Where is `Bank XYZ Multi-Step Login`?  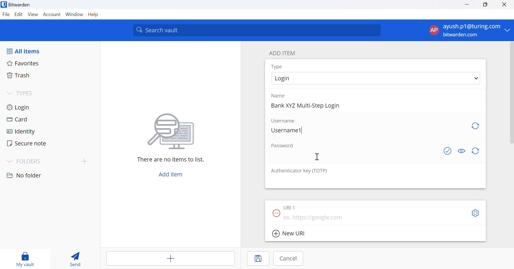
Bank XYZ Multi-Step Login is located at coordinates (306, 106).